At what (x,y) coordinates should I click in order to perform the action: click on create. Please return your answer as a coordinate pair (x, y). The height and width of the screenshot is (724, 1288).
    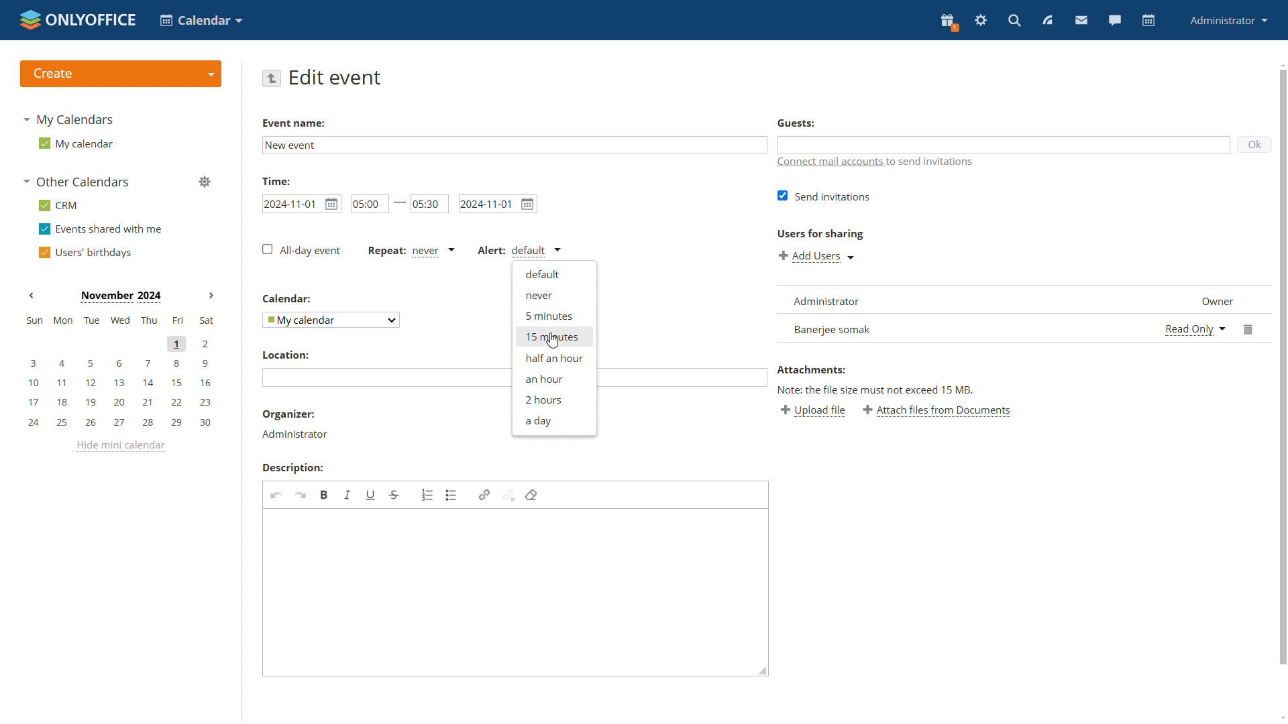
    Looking at the image, I should click on (121, 73).